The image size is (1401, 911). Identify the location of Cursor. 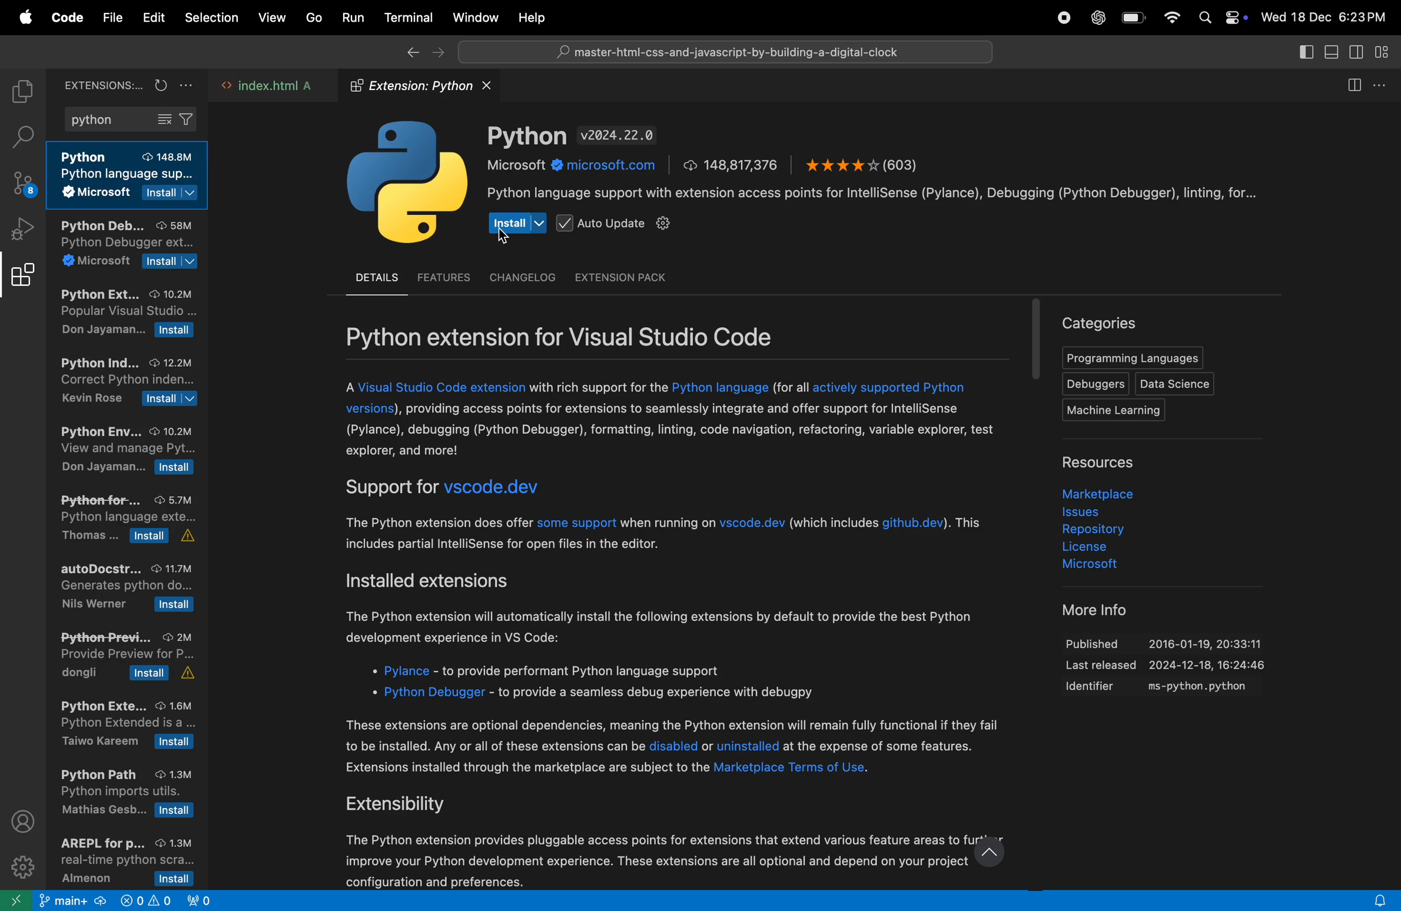
(505, 238).